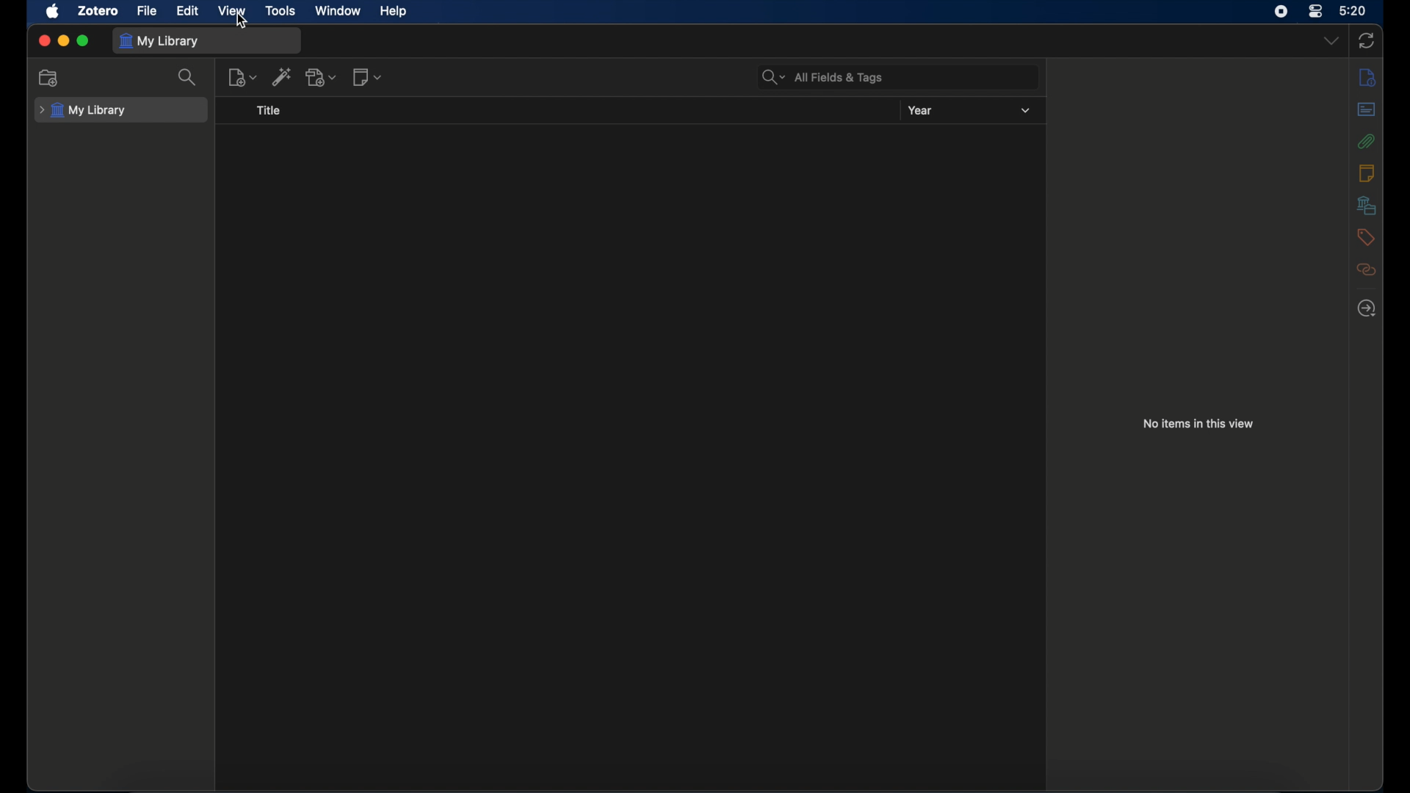 This screenshot has height=793, width=1410. Describe the element at coordinates (49, 77) in the screenshot. I see `new collection` at that location.